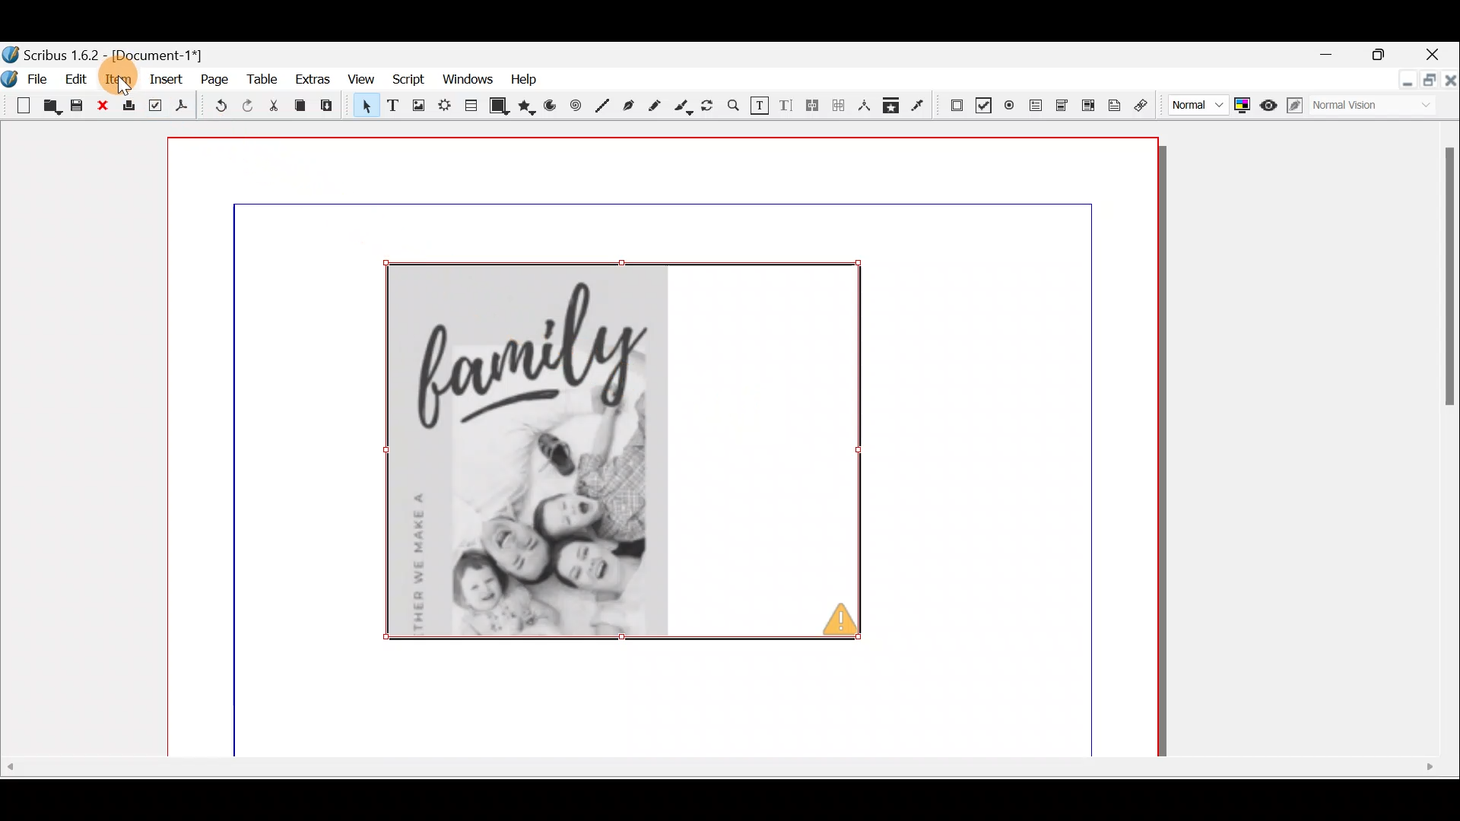 This screenshot has height=821, width=1460. Describe the element at coordinates (1243, 105) in the screenshot. I see `Toggle colour management system` at that location.